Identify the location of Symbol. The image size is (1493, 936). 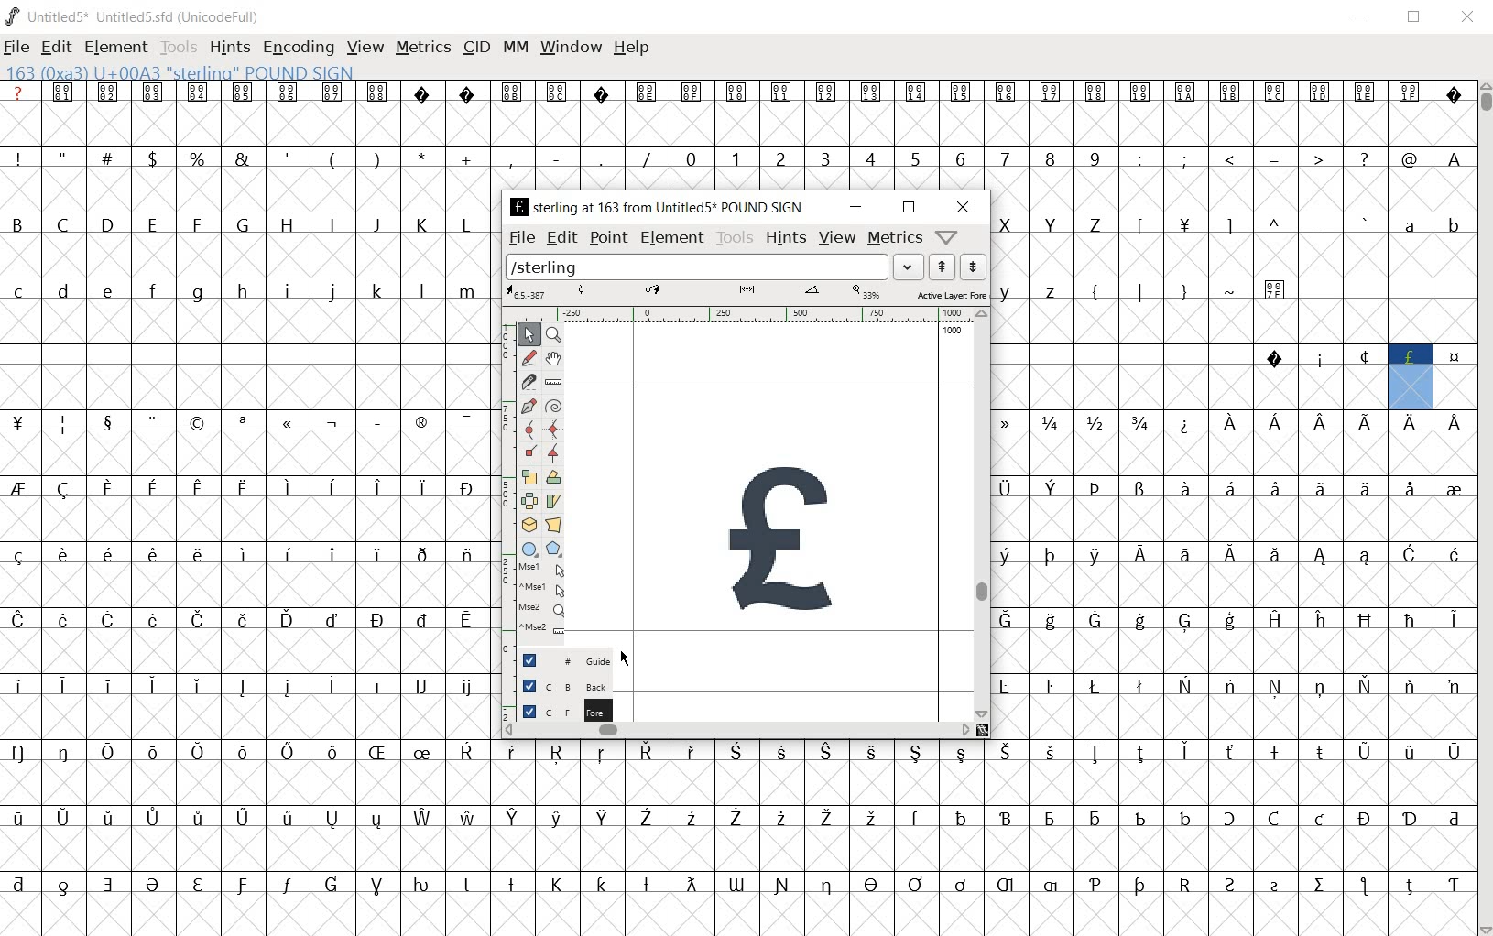
(64, 618).